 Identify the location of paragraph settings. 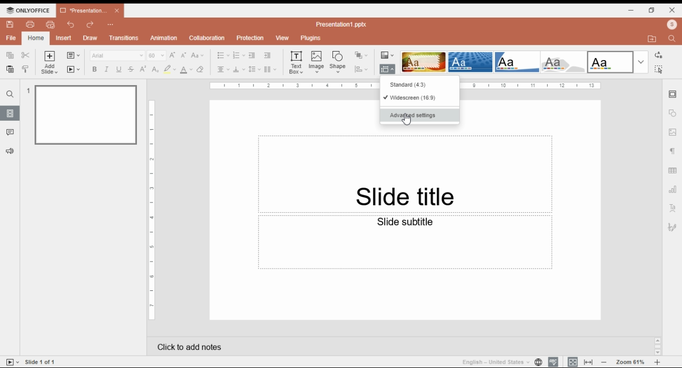
(674, 153).